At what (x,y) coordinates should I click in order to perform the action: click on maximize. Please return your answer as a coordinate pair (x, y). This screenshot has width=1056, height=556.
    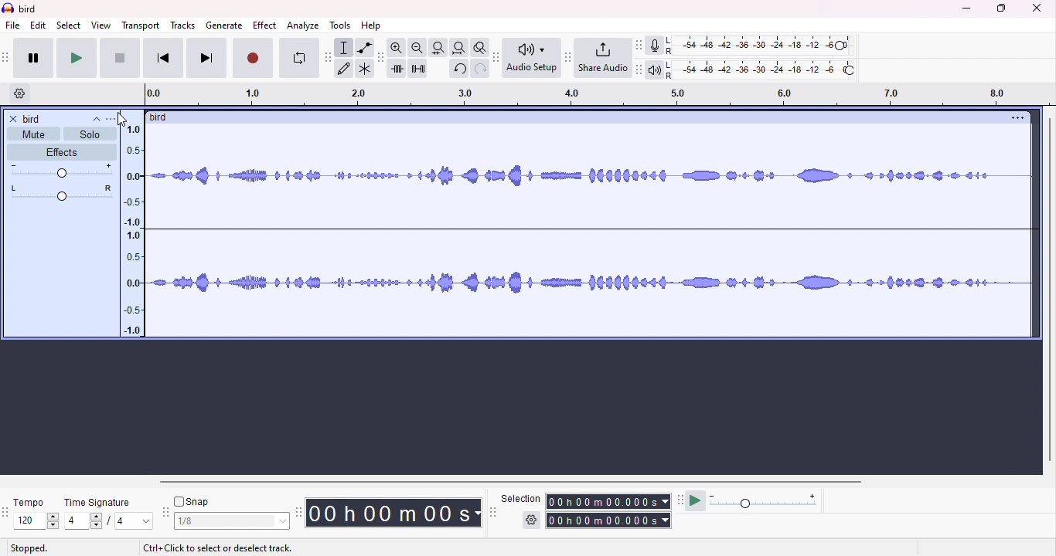
    Looking at the image, I should click on (1001, 8).